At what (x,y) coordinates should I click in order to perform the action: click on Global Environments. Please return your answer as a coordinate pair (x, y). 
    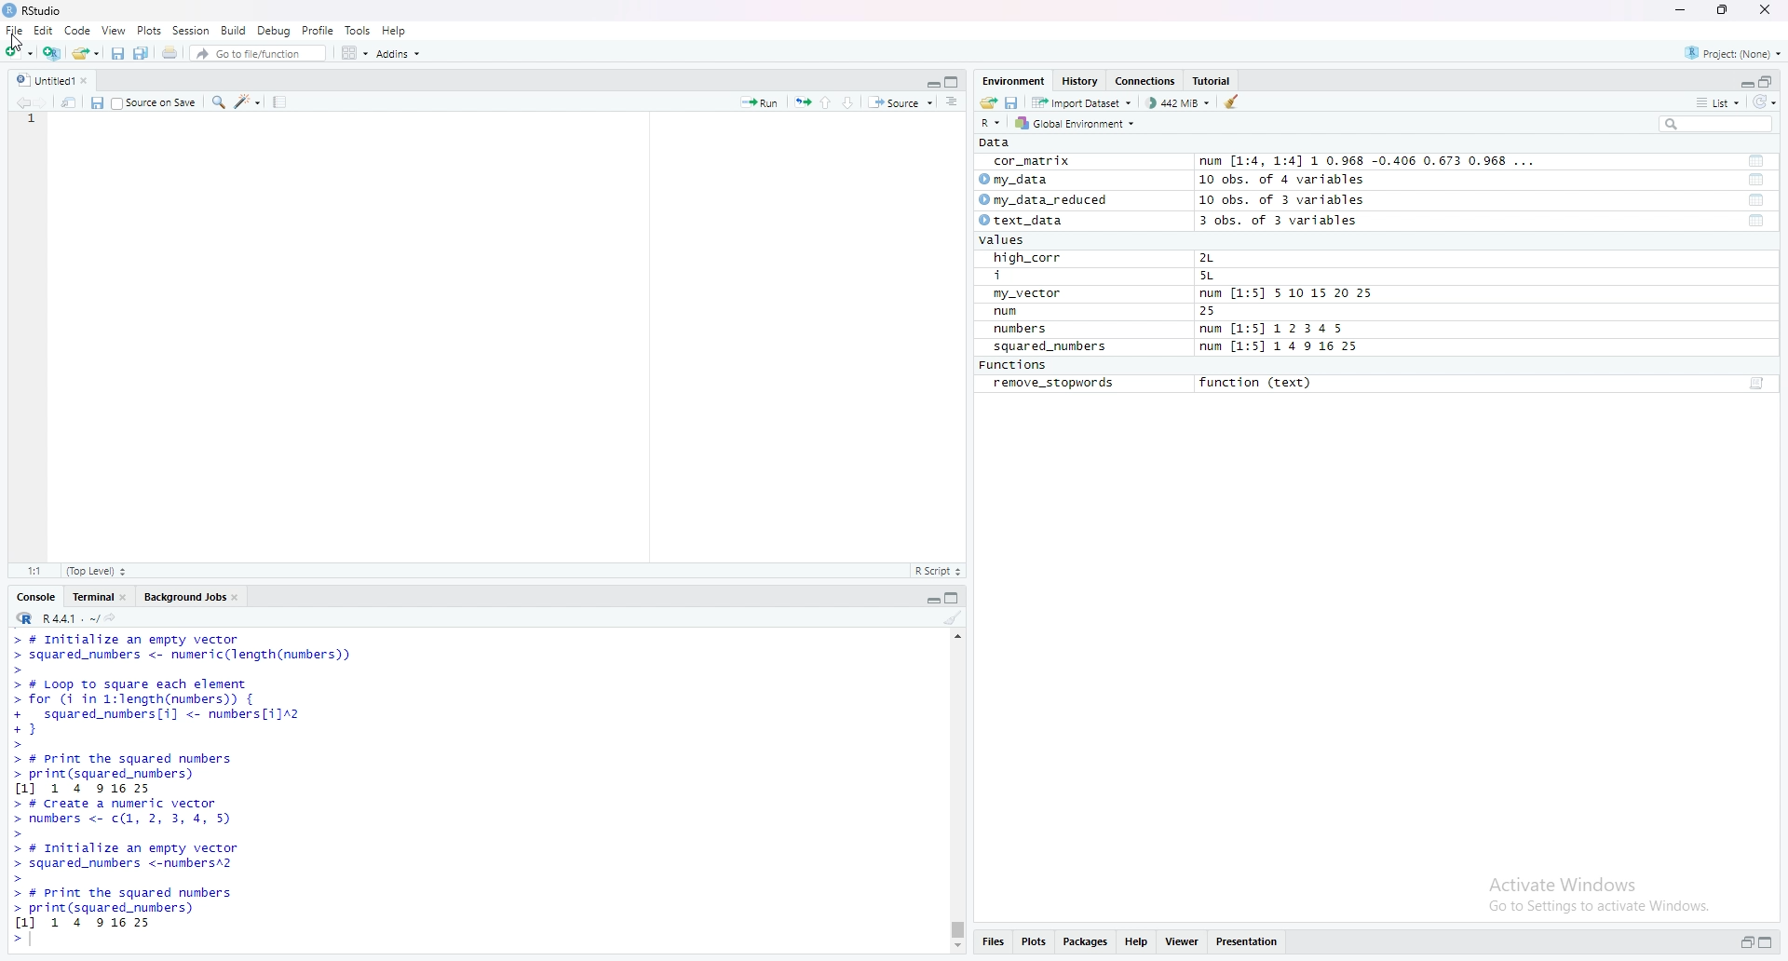
    Looking at the image, I should click on (1073, 124).